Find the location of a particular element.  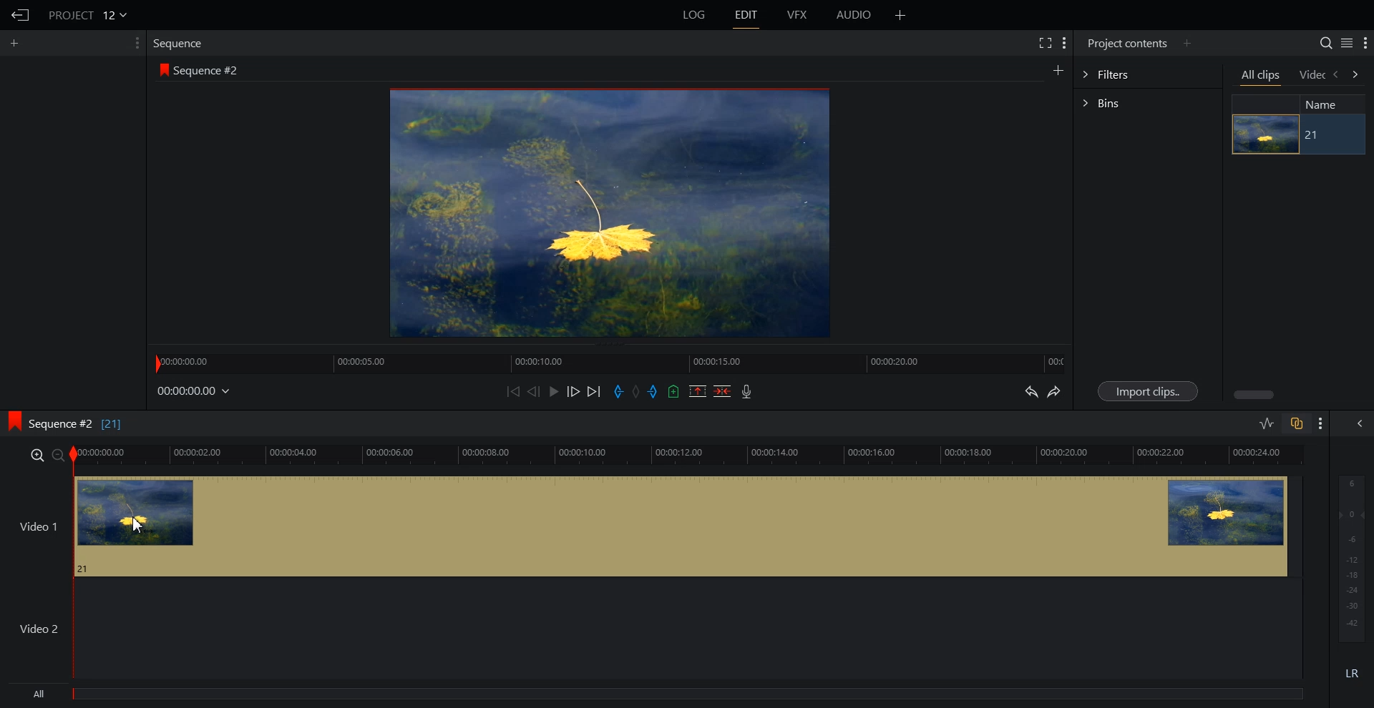

logo is located at coordinates (161, 70).